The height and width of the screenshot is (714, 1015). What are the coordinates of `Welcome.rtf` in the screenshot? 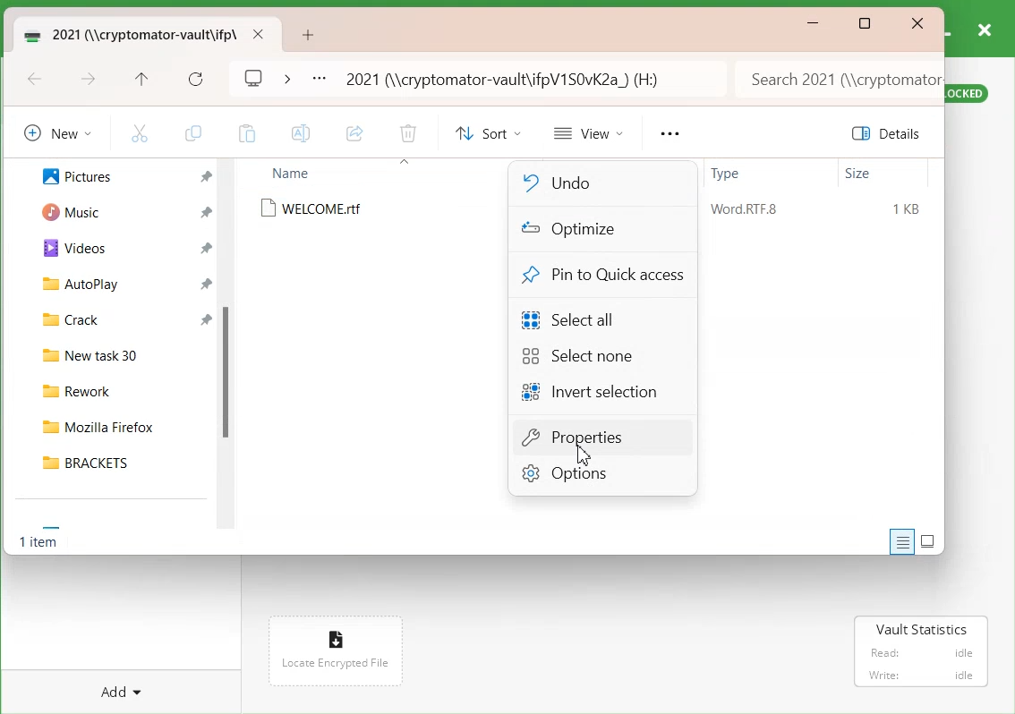 It's located at (316, 208).